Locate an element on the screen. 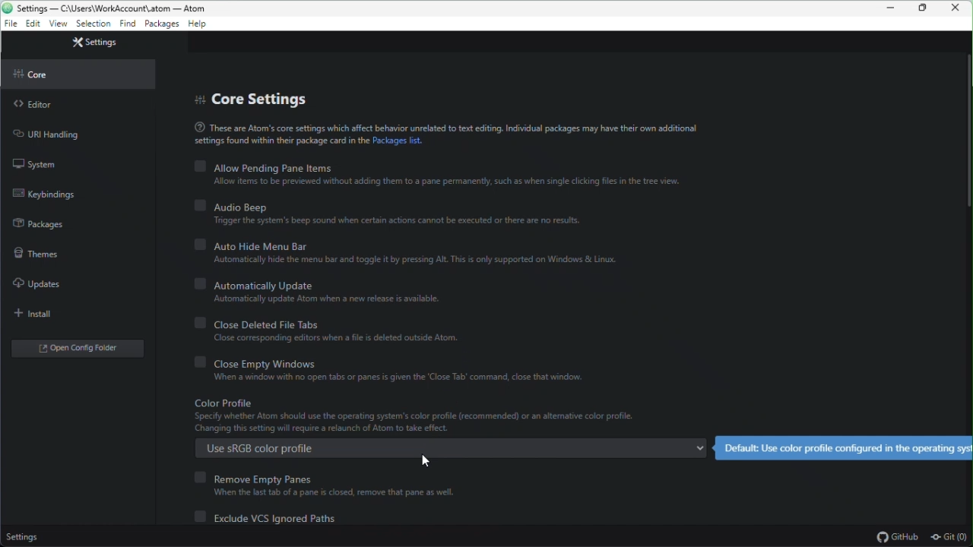 Image resolution: width=973 pixels, height=547 pixels. help is located at coordinates (198, 25).